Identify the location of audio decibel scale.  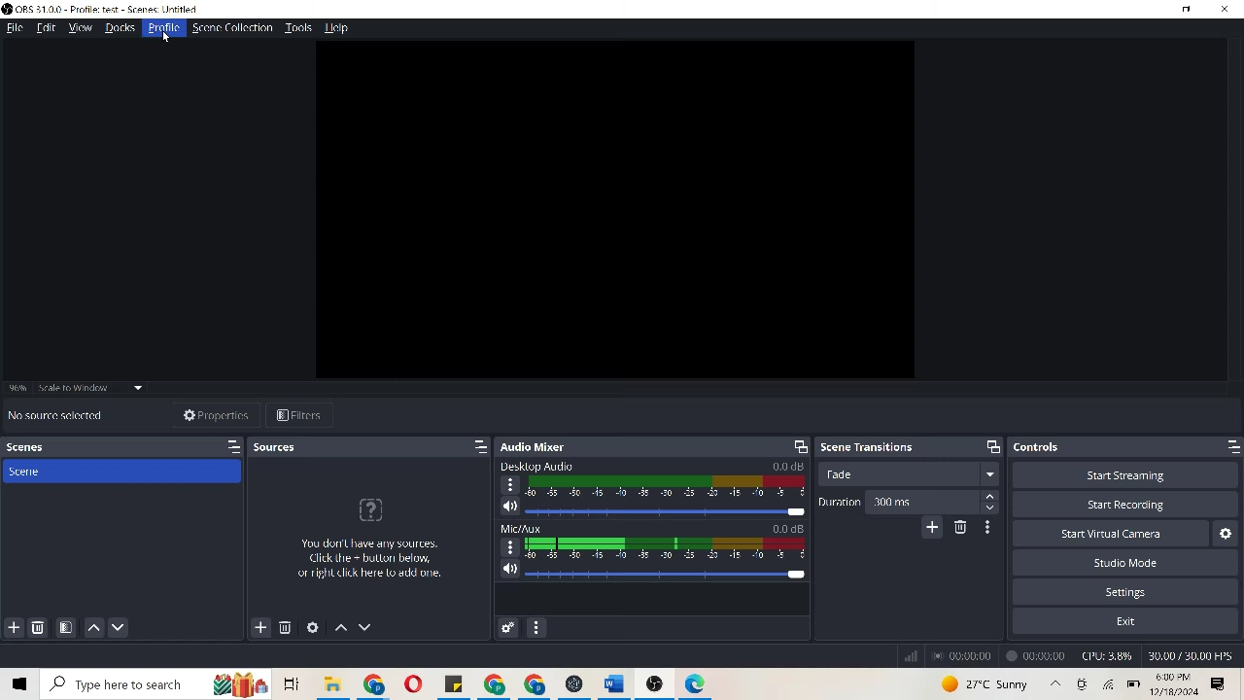
(665, 487).